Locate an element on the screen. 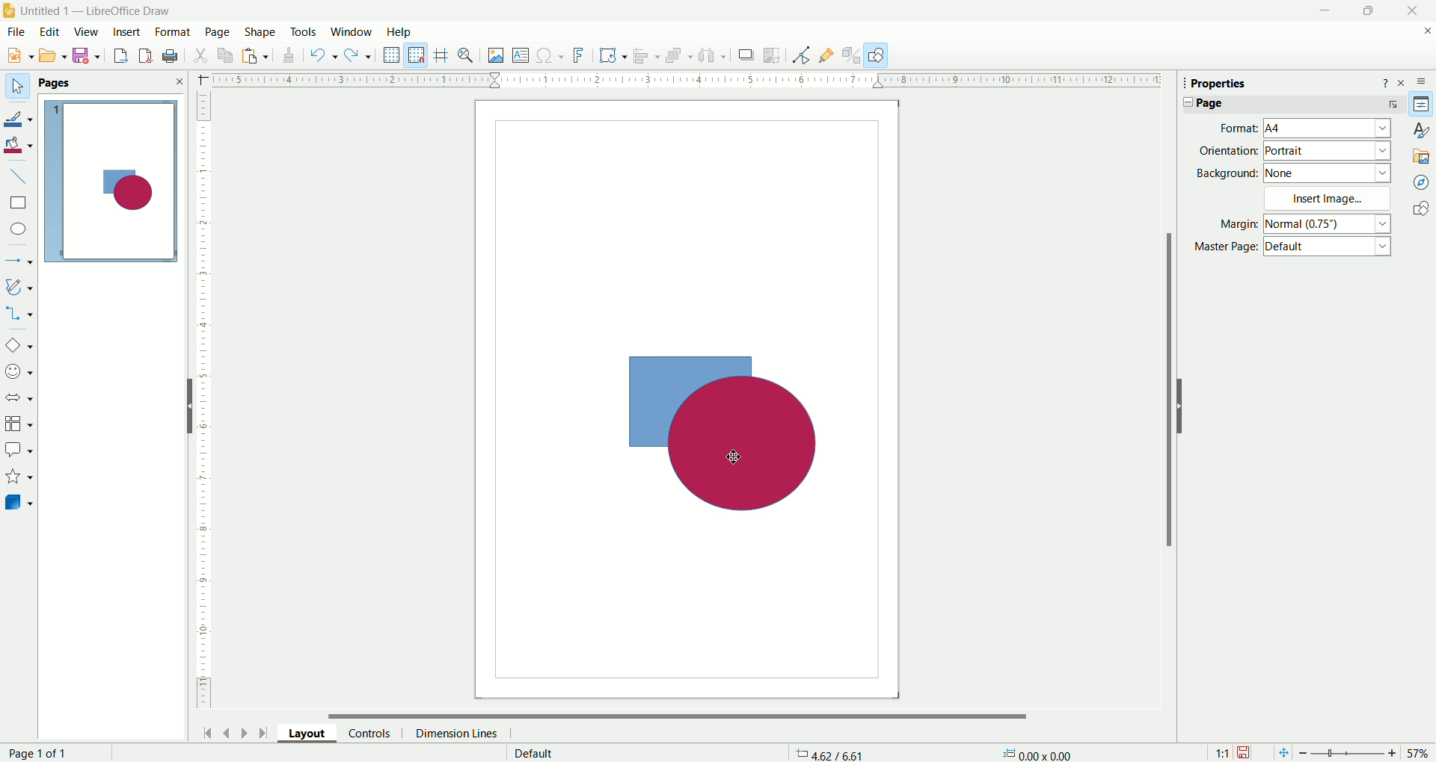  shapes is located at coordinates (1419, 209).